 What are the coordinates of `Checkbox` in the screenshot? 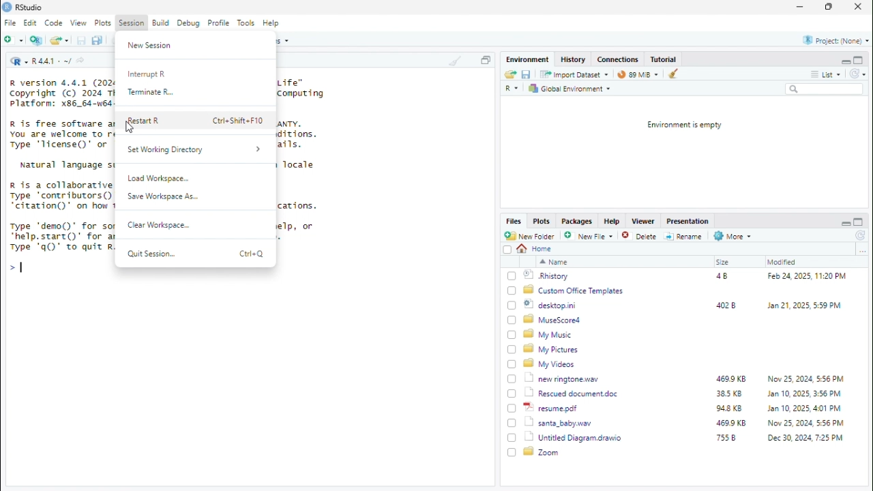 It's located at (507, 250).